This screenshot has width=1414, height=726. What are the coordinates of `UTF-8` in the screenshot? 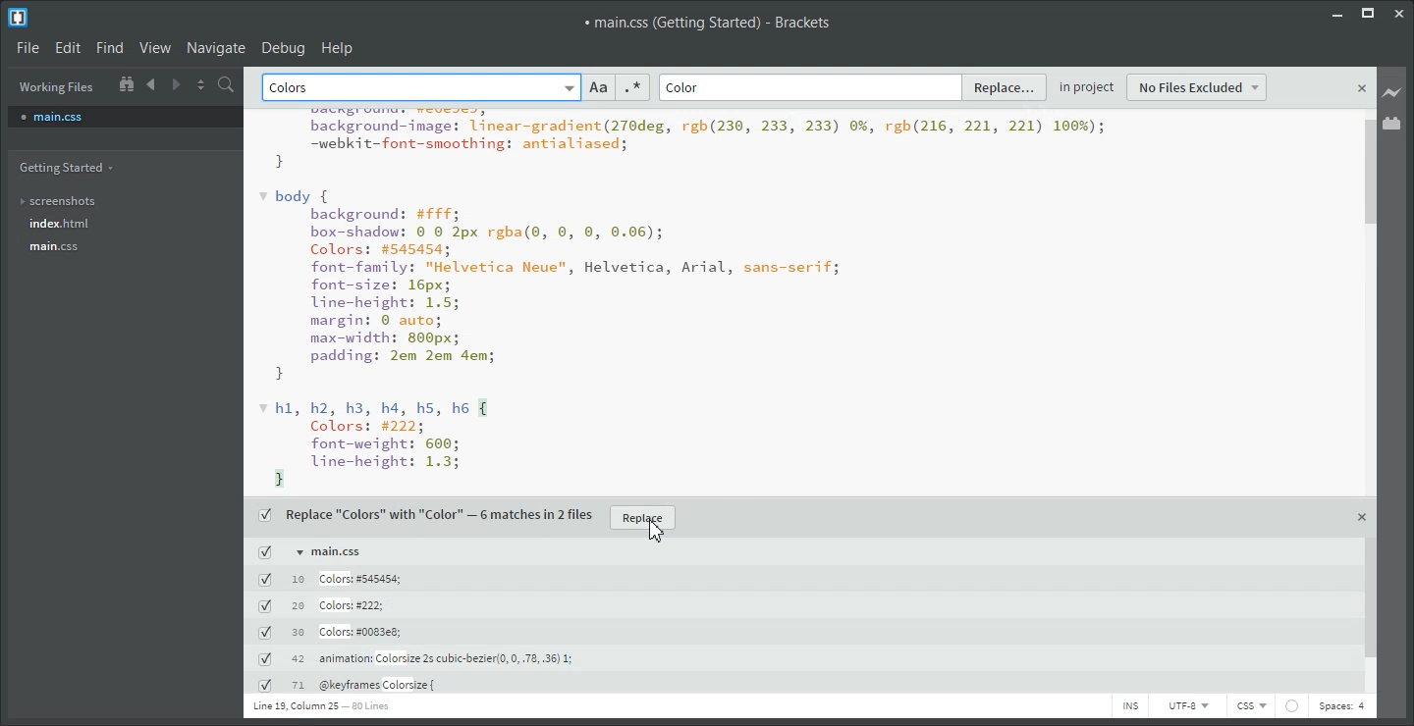 It's located at (1186, 705).